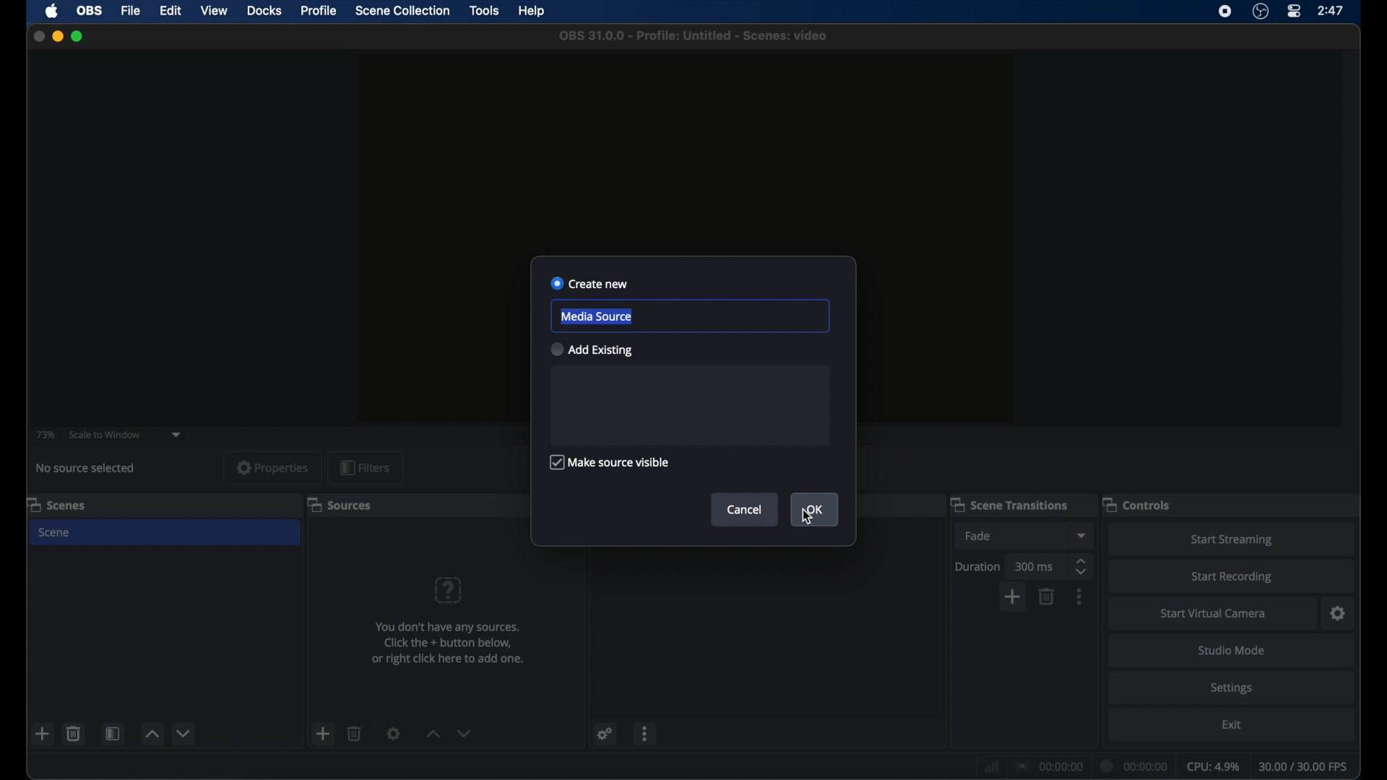  I want to click on filters, so click(365, 468).